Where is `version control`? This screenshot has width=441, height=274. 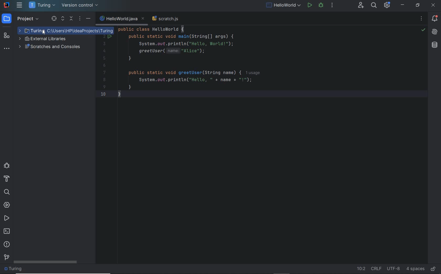 version control is located at coordinates (82, 6).